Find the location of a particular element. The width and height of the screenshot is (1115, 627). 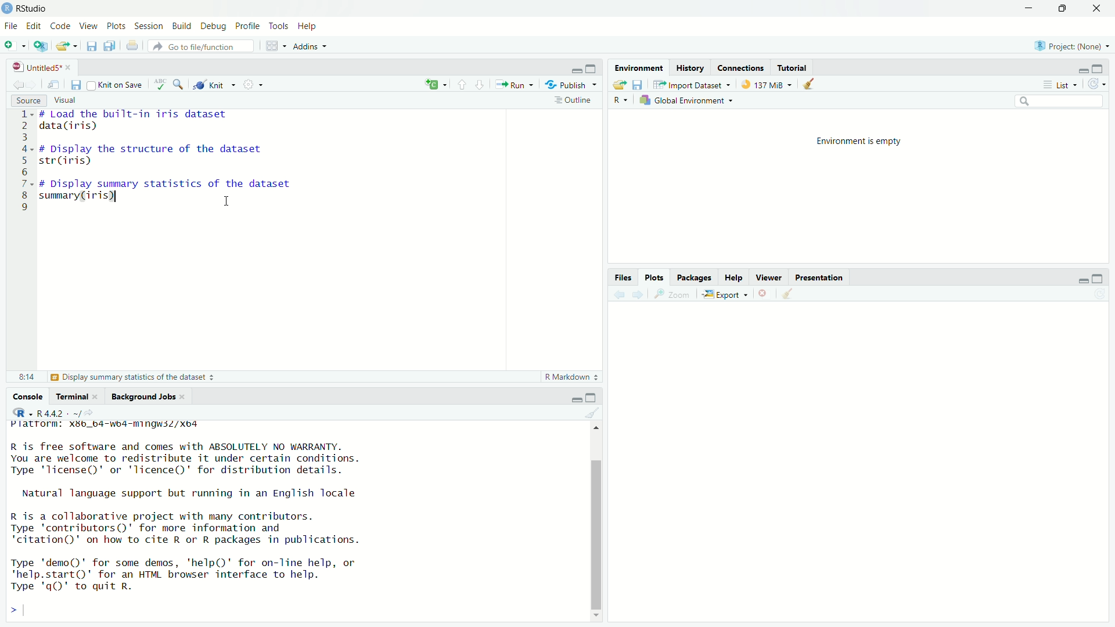

Open an existing file is located at coordinates (67, 46).